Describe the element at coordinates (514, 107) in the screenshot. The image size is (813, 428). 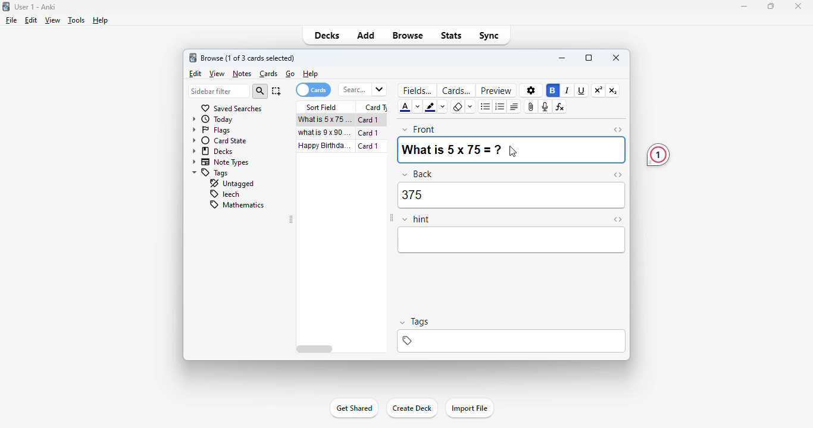
I see `alignment` at that location.